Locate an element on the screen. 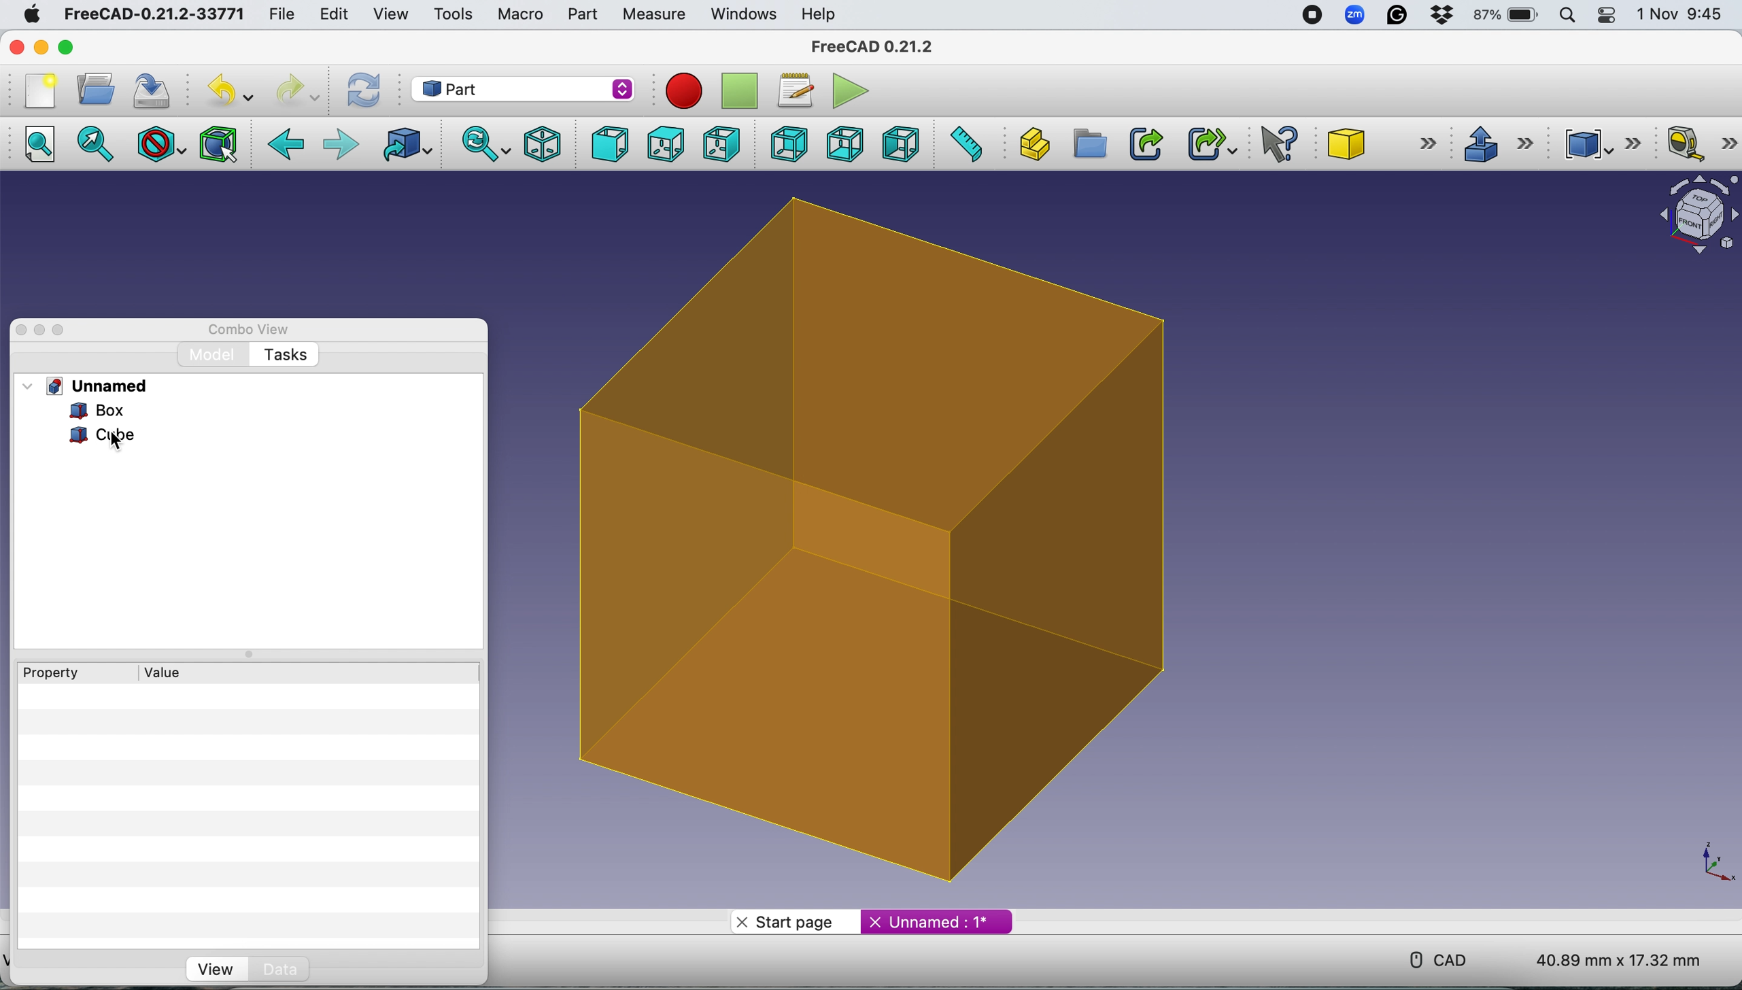  CAD is located at coordinates (1432, 958).